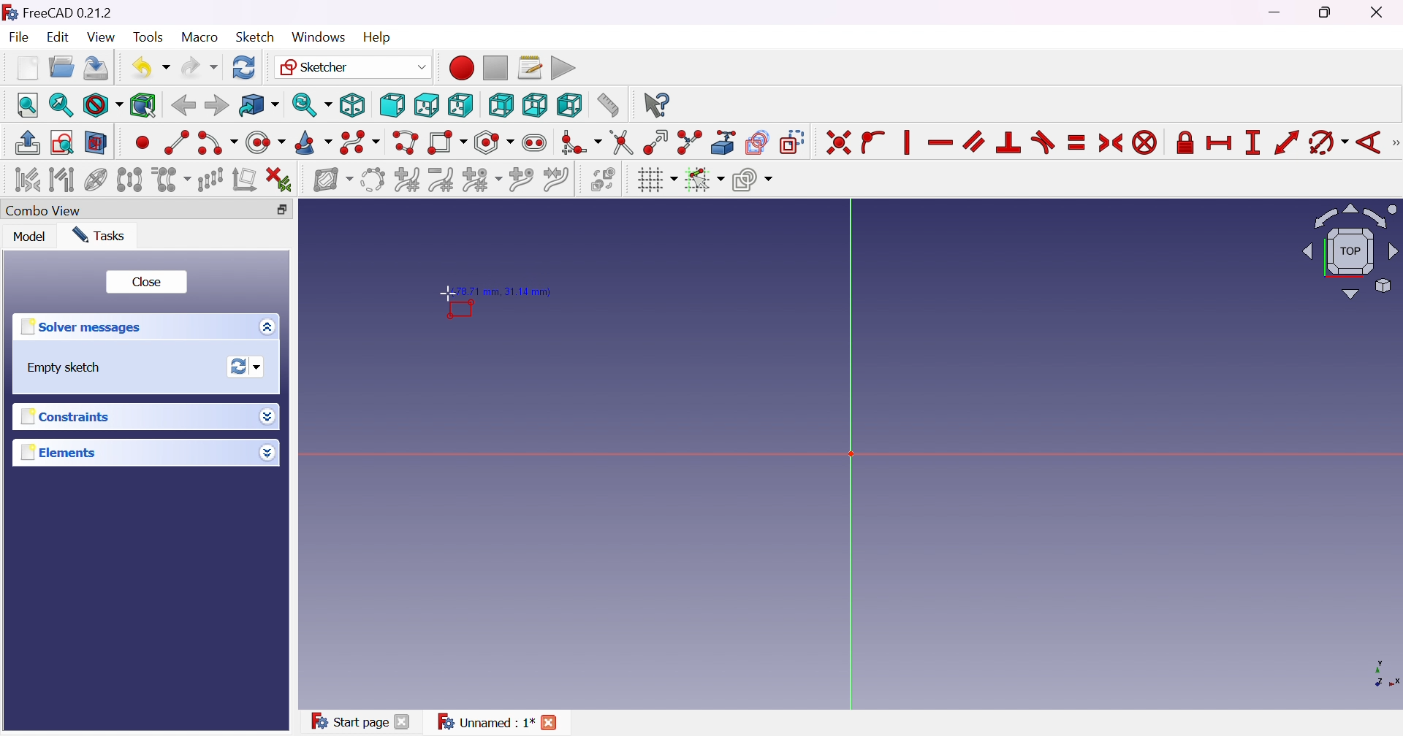 The image size is (1403, 736). Describe the element at coordinates (555, 180) in the screenshot. I see `Join curves` at that location.